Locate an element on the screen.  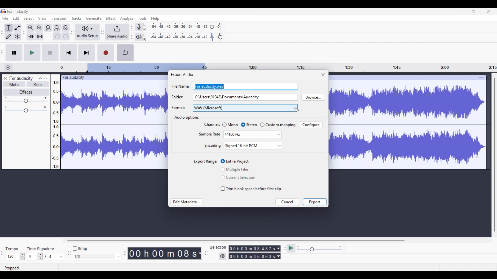
Fit project to width is located at coordinates (57, 28).